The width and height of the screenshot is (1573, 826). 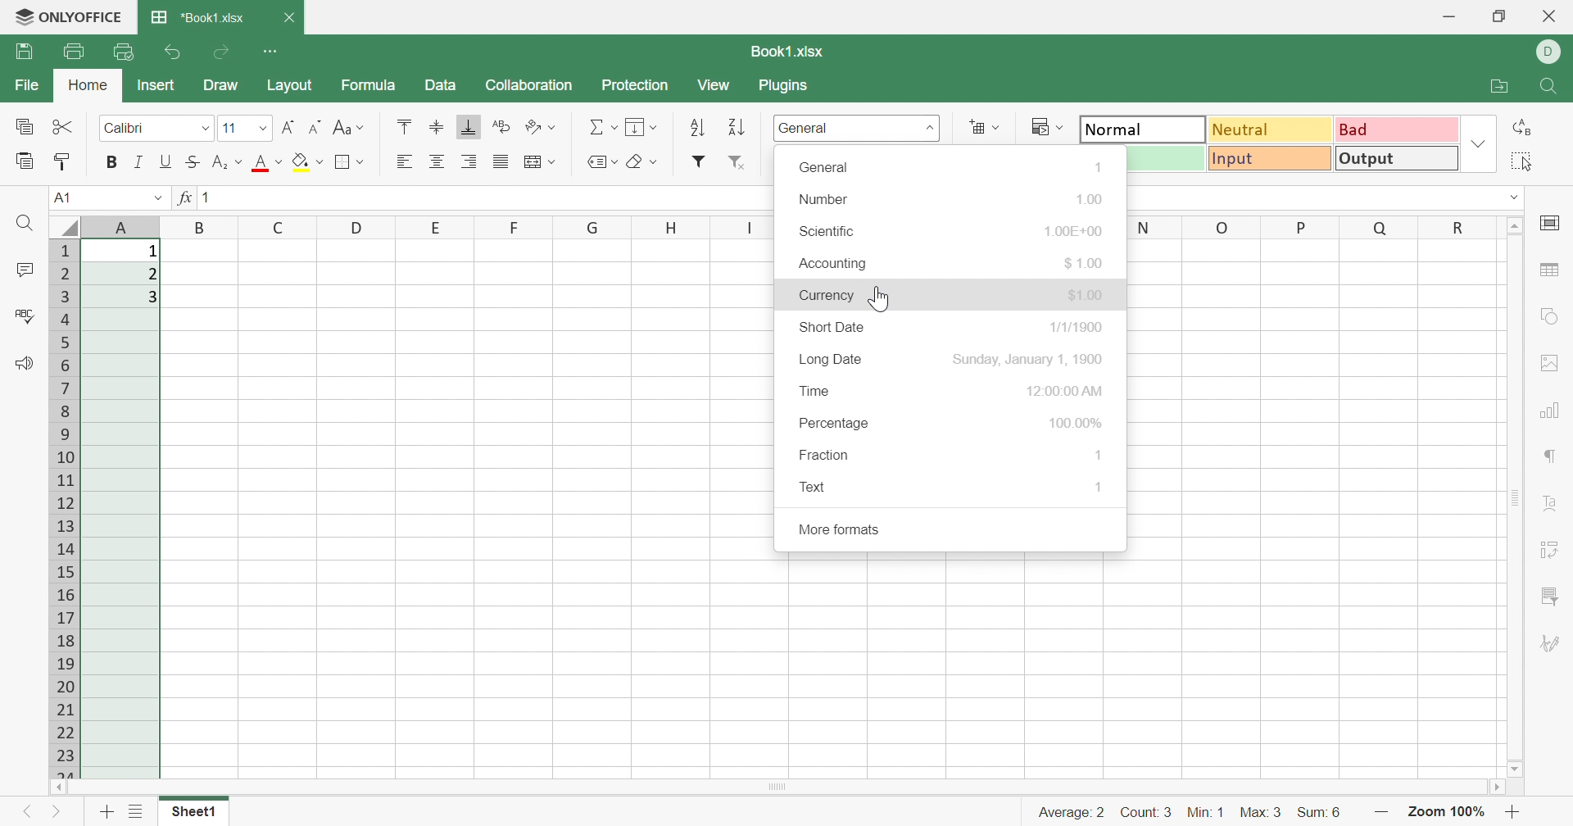 I want to click on Find, so click(x=1551, y=88).